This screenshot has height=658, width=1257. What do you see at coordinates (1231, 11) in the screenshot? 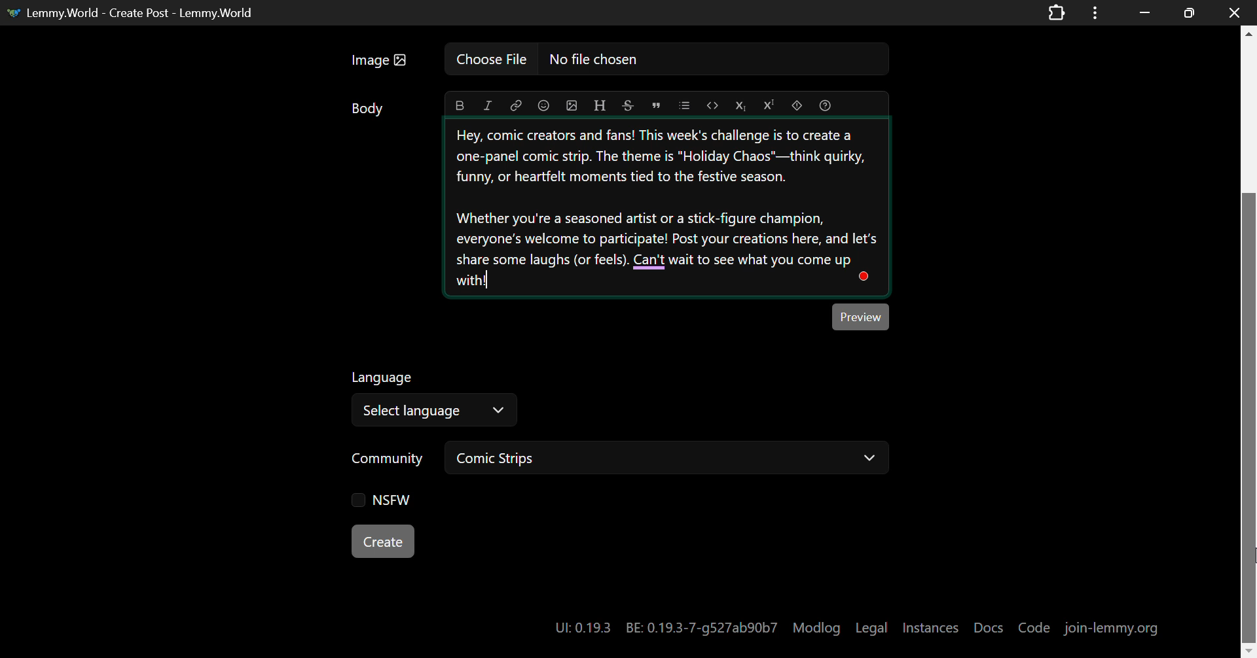
I see `Close Window` at bounding box center [1231, 11].